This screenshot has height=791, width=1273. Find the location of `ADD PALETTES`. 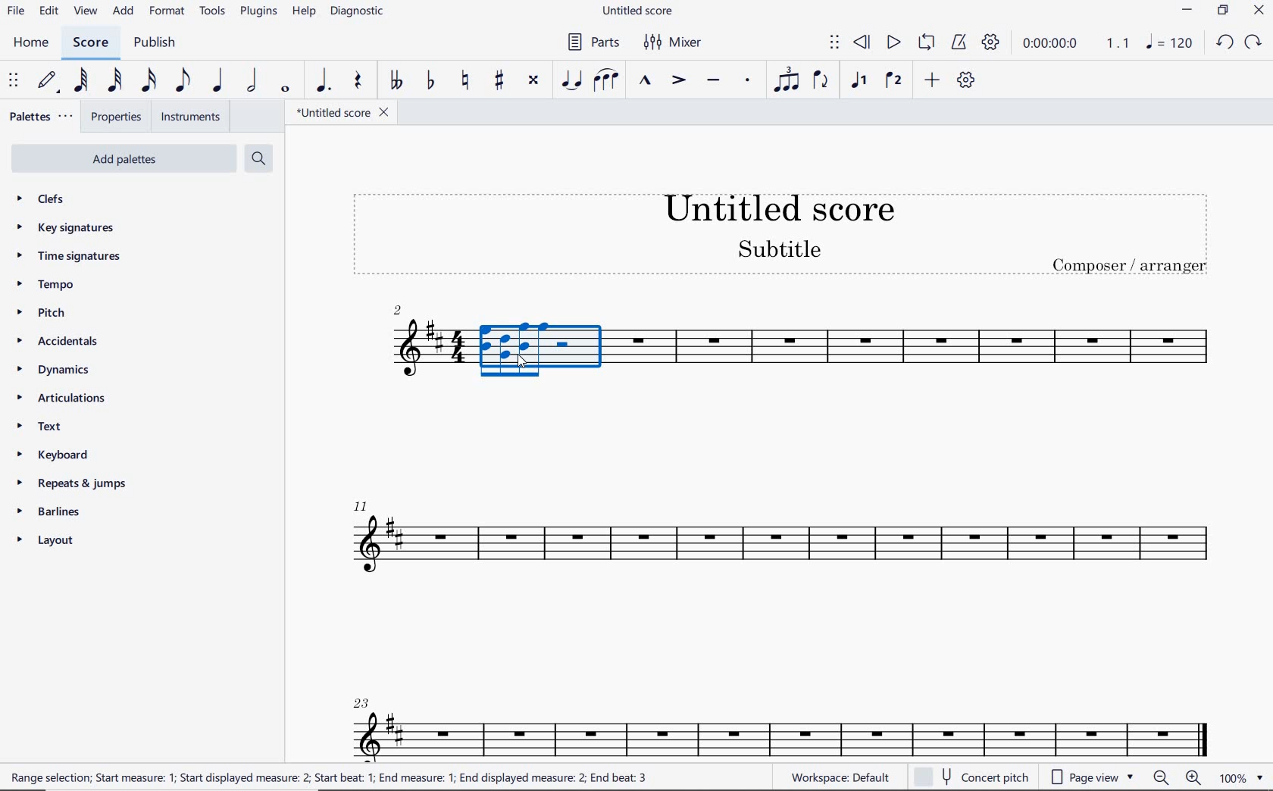

ADD PALETTES is located at coordinates (122, 158).